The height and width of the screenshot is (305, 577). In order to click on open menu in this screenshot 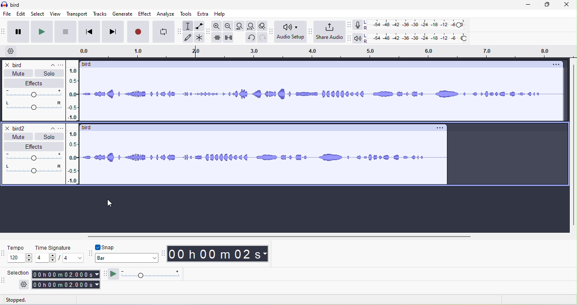, I will do `click(559, 65)`.